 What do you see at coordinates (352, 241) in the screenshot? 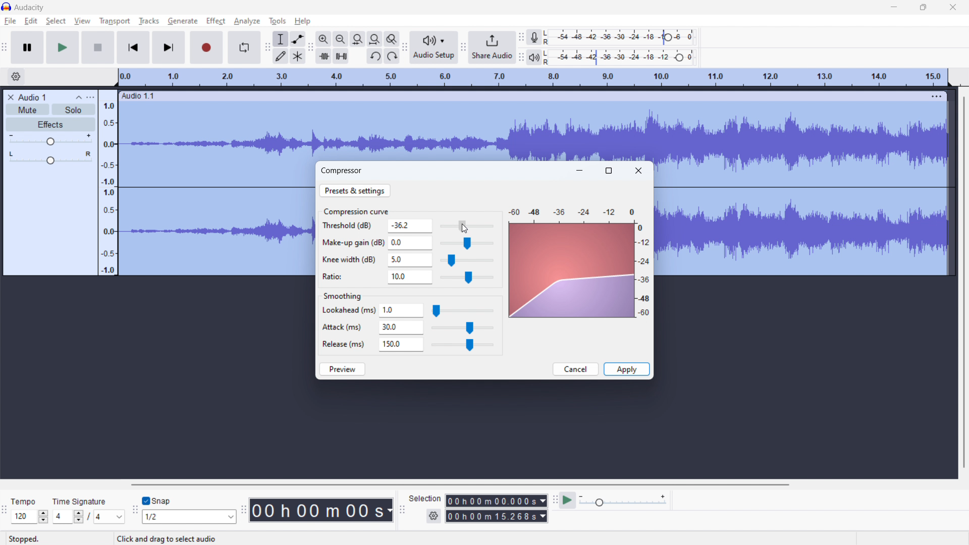
I see ` Make-up gain (dB)` at bounding box center [352, 241].